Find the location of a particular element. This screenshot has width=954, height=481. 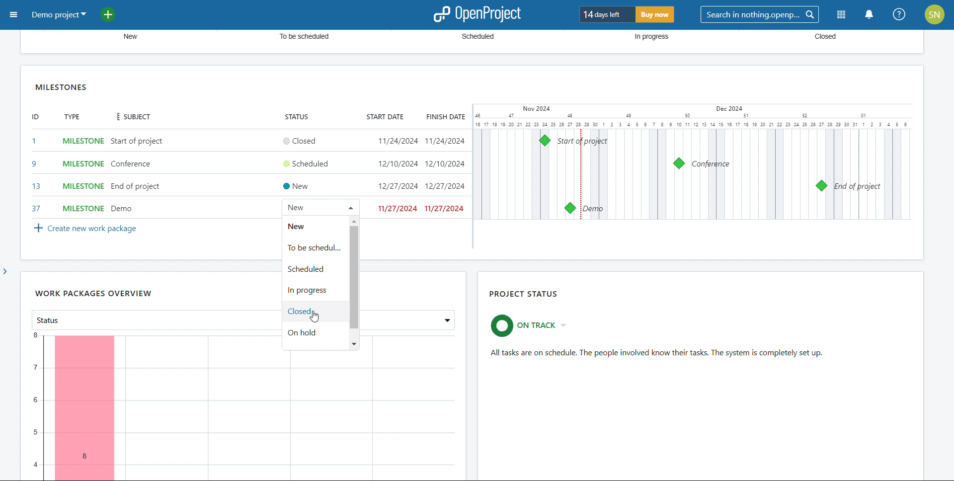

milestones is located at coordinates (62, 86).